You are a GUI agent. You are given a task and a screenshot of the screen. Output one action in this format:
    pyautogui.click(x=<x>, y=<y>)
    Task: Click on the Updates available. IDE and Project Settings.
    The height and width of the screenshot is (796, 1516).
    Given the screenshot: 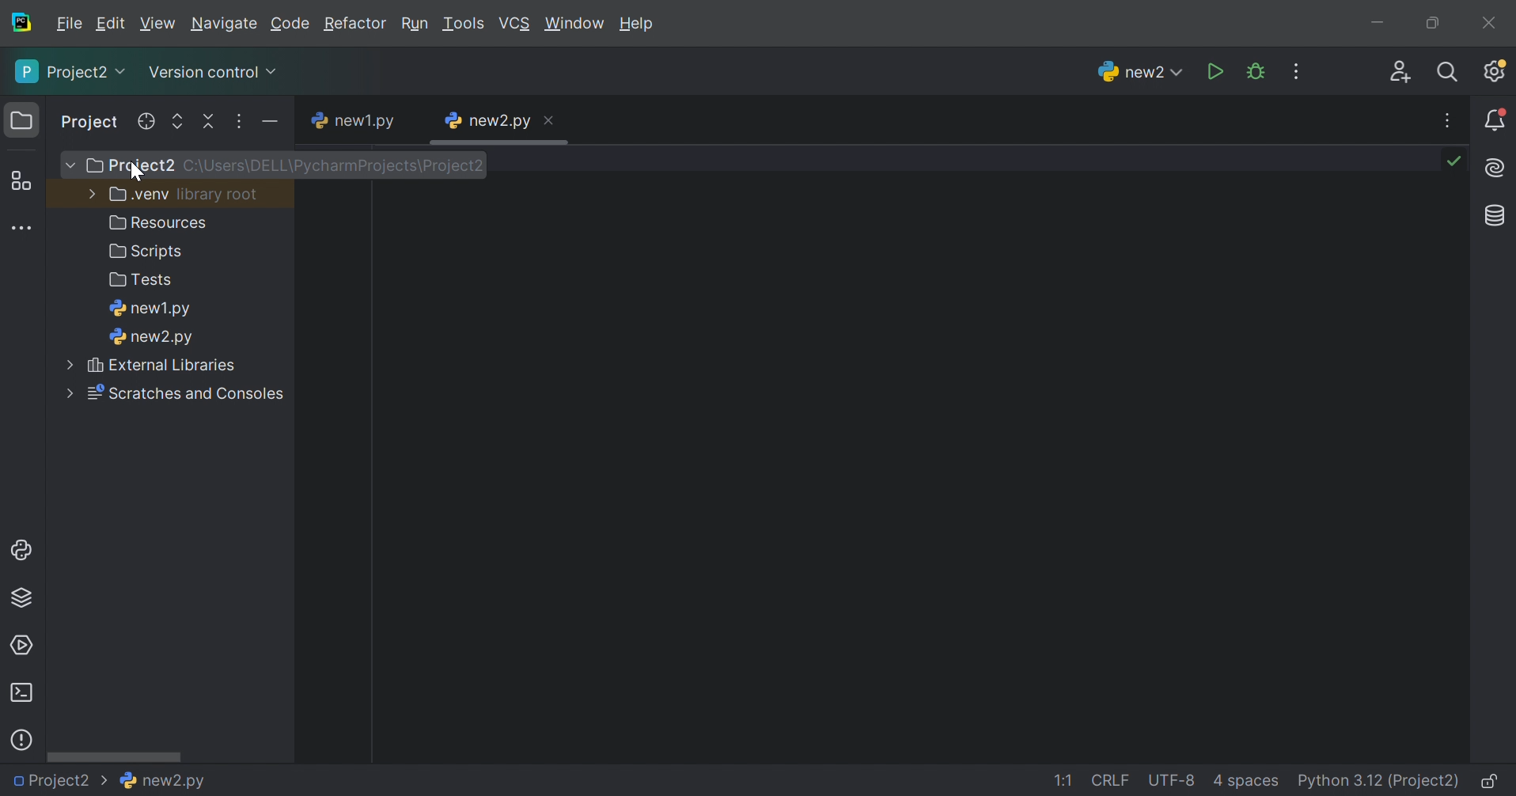 What is the action you would take?
    pyautogui.click(x=1298, y=71)
    